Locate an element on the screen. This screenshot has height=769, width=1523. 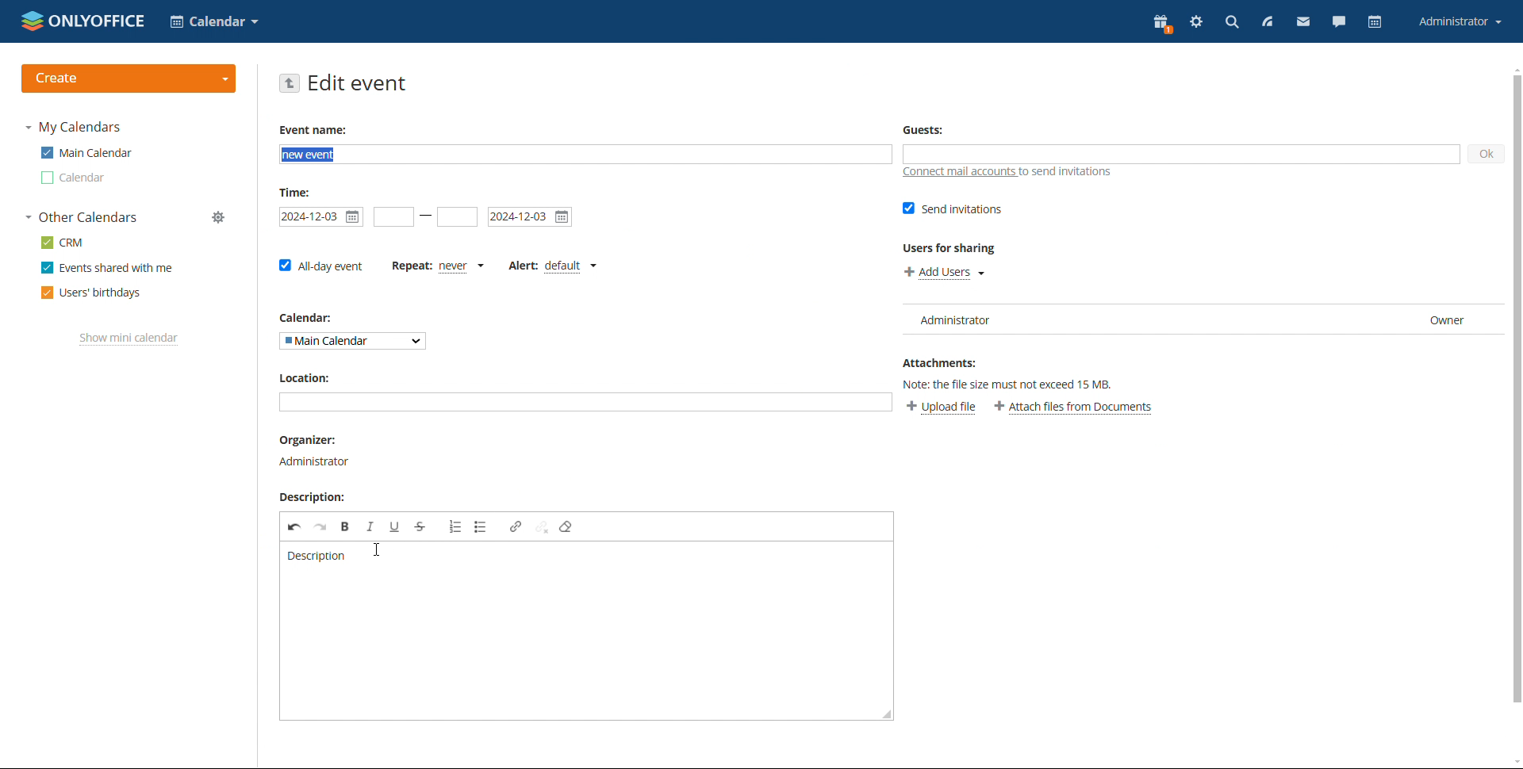
Attachments: is located at coordinates (942, 362).